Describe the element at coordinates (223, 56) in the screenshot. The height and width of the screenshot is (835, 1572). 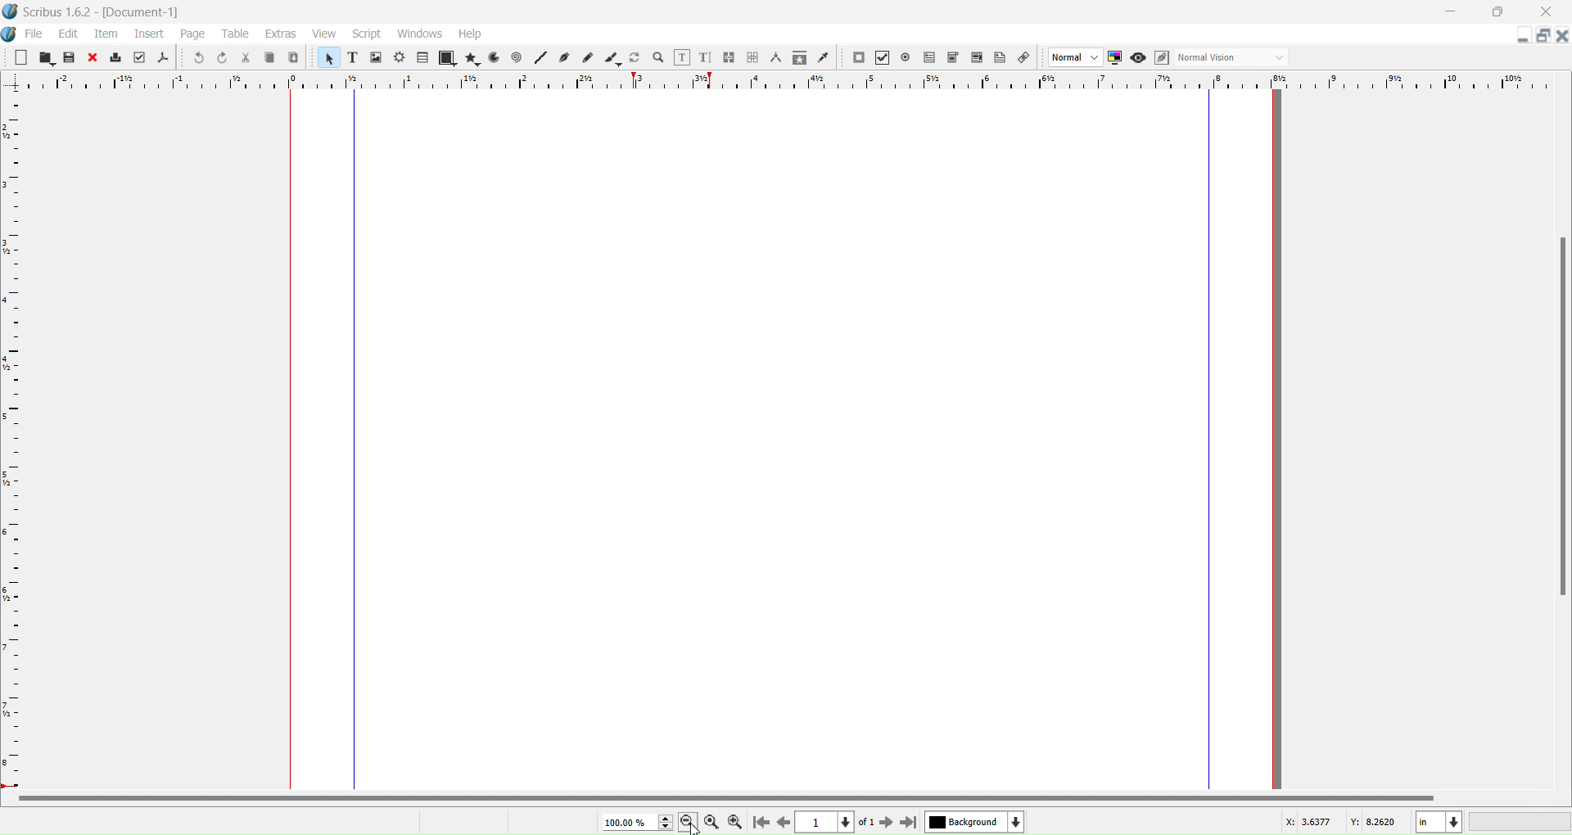
I see `Redo` at that location.